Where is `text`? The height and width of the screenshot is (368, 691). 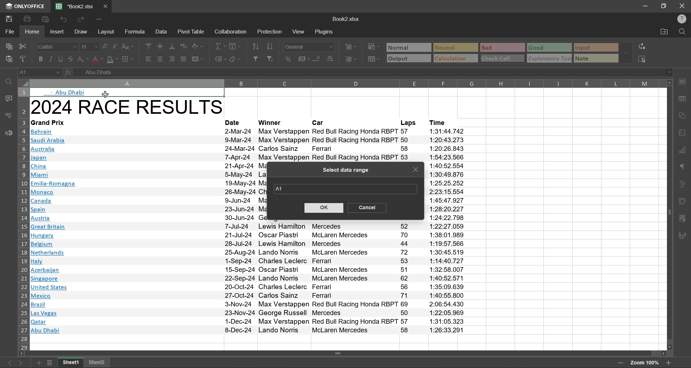 text is located at coordinates (683, 183).